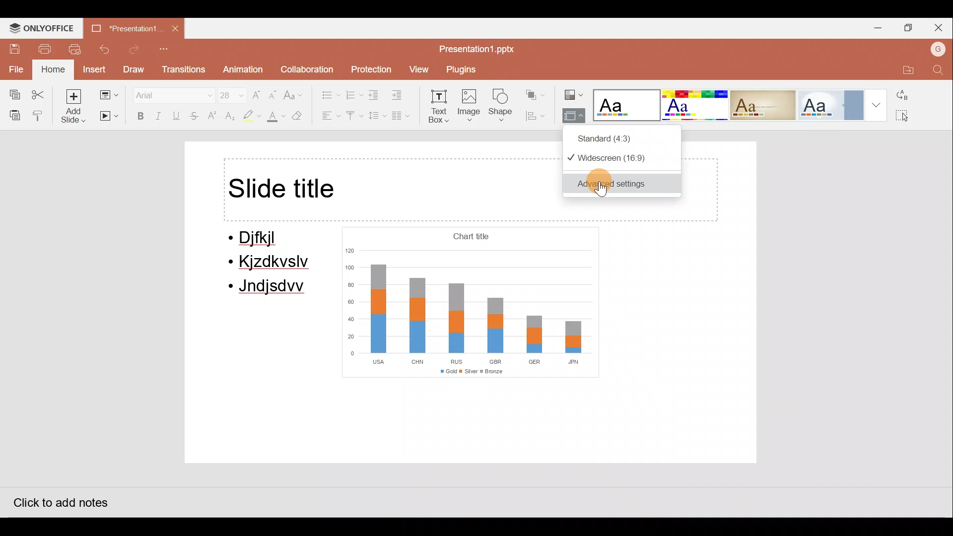 The height and width of the screenshot is (536, 953). Describe the element at coordinates (769, 105) in the screenshot. I see `Theme 3` at that location.